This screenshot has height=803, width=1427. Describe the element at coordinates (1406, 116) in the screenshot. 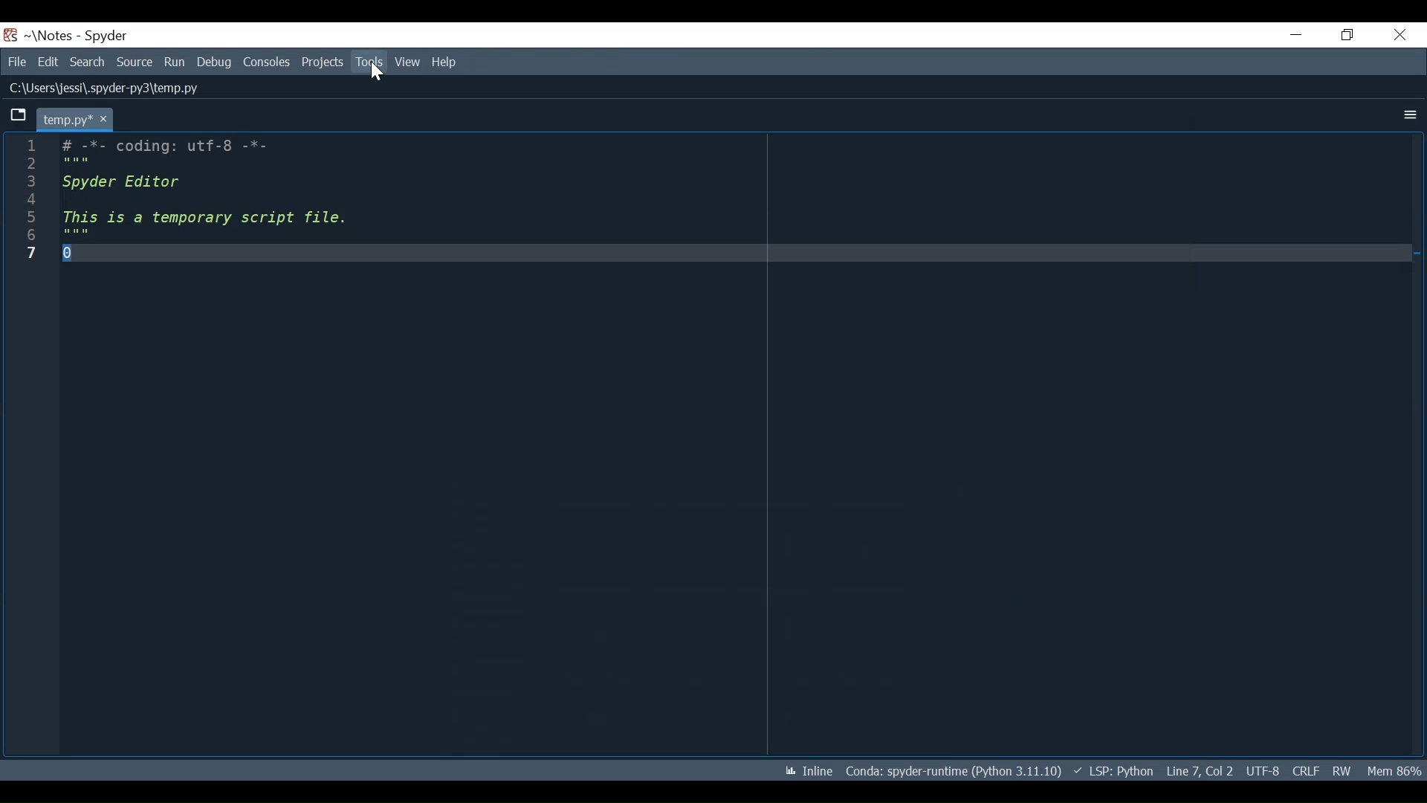

I see `More Options` at that location.